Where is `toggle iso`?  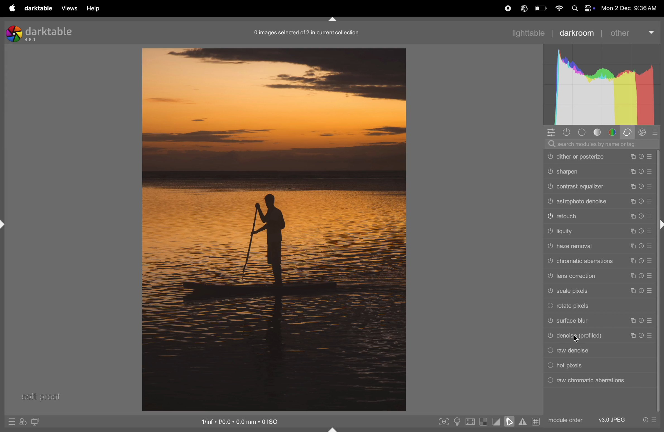
toggle iso is located at coordinates (456, 421).